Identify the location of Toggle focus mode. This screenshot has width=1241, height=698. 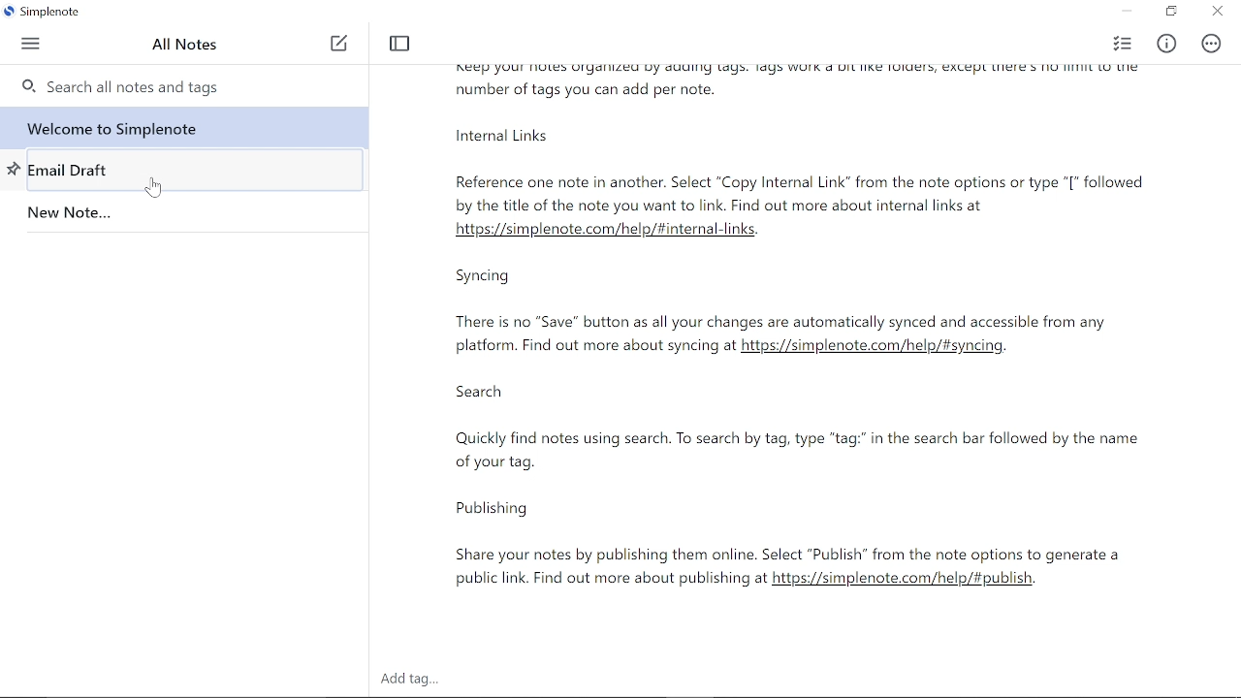
(399, 43).